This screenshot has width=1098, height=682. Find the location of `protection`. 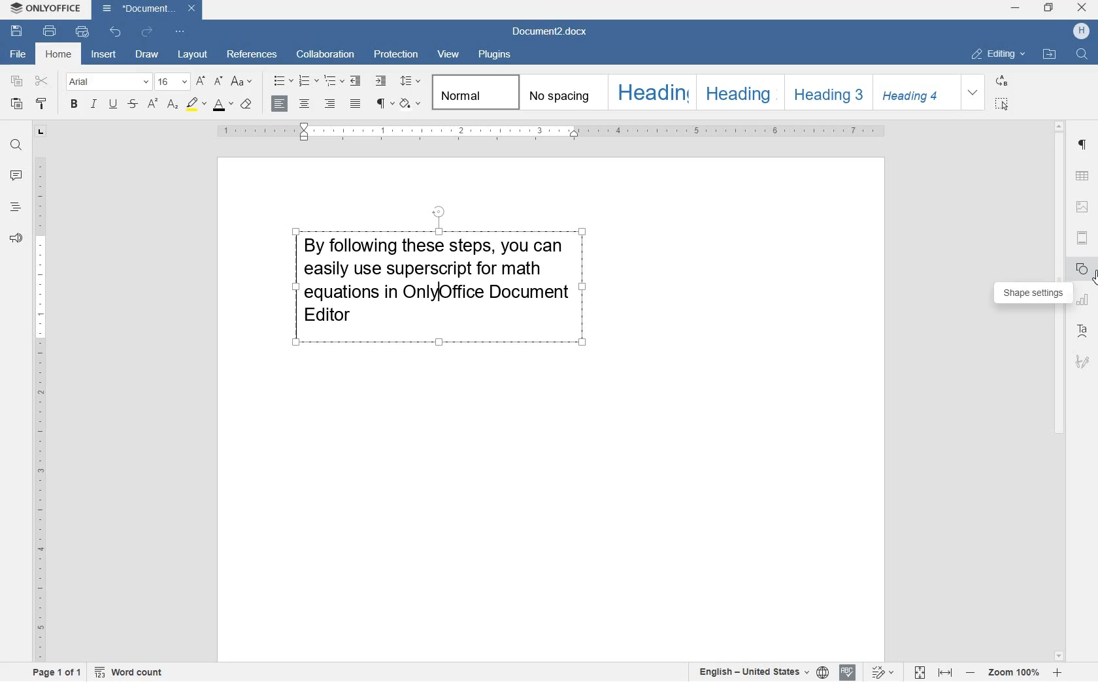

protection is located at coordinates (397, 53).